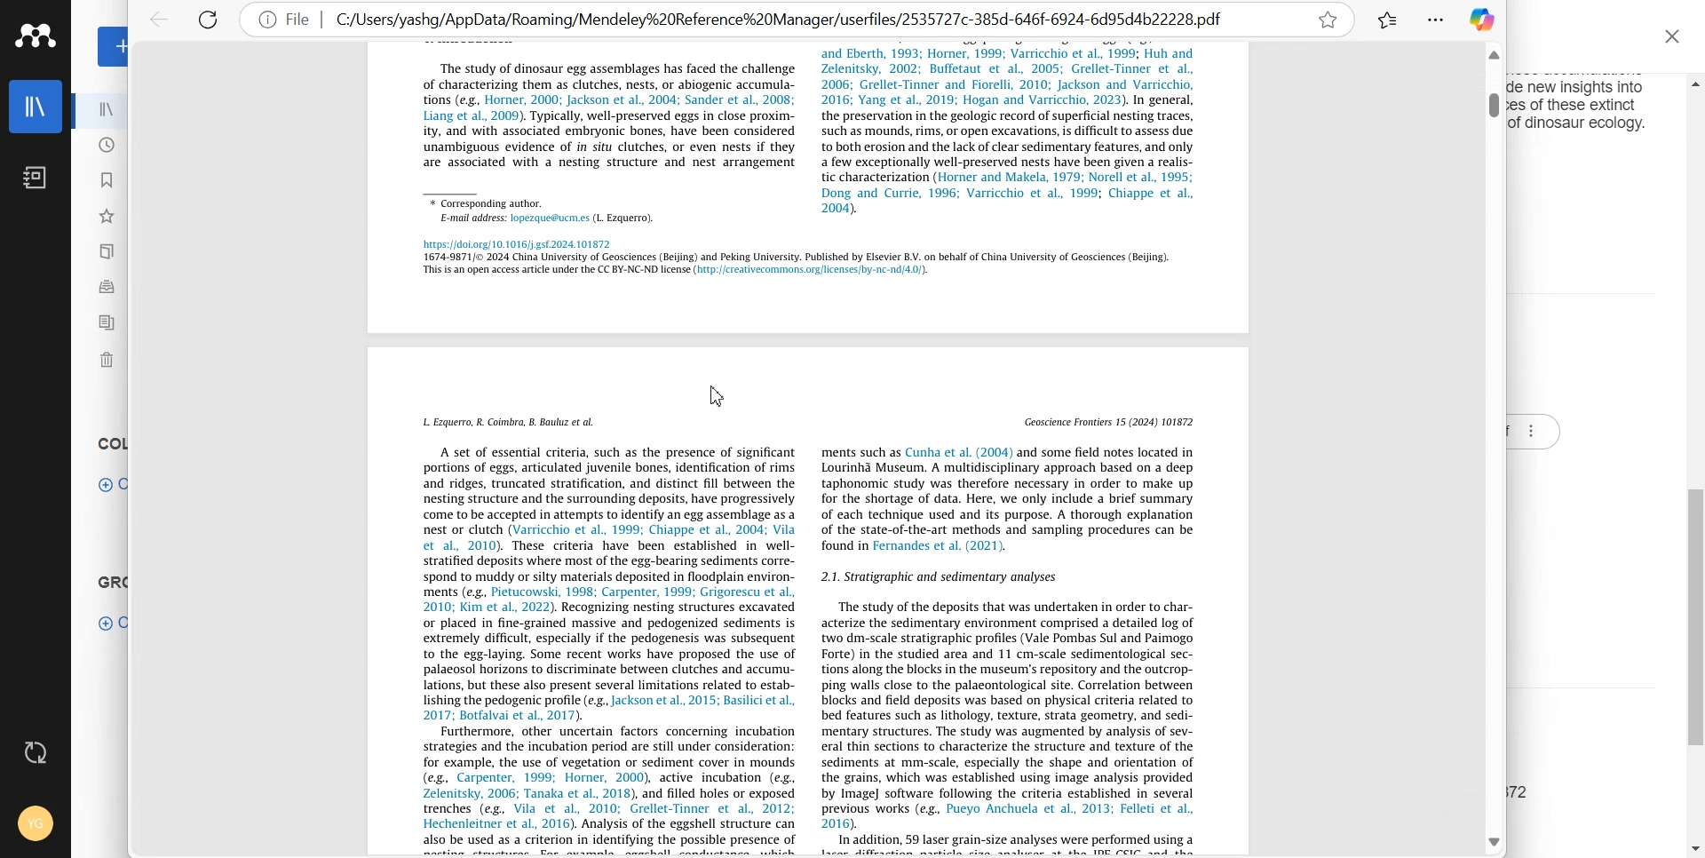 This screenshot has height=858, width=1705. What do you see at coordinates (1495, 56) in the screenshot?
I see `Scroll up` at bounding box center [1495, 56].